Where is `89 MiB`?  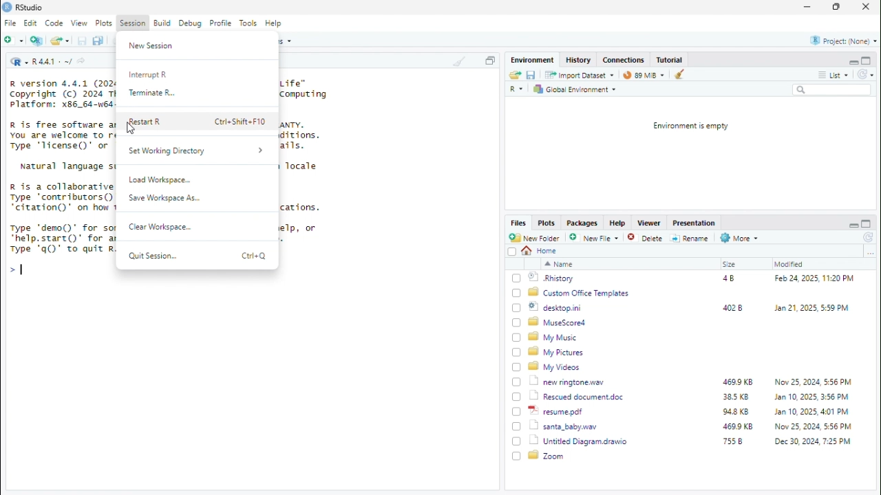 89 MiB is located at coordinates (644, 74).